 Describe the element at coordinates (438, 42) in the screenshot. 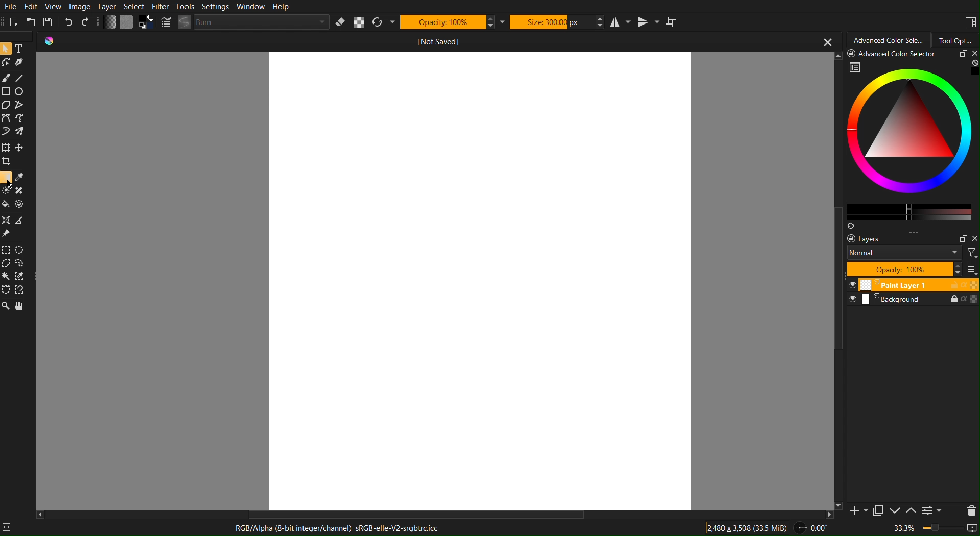

I see `Current document` at that location.